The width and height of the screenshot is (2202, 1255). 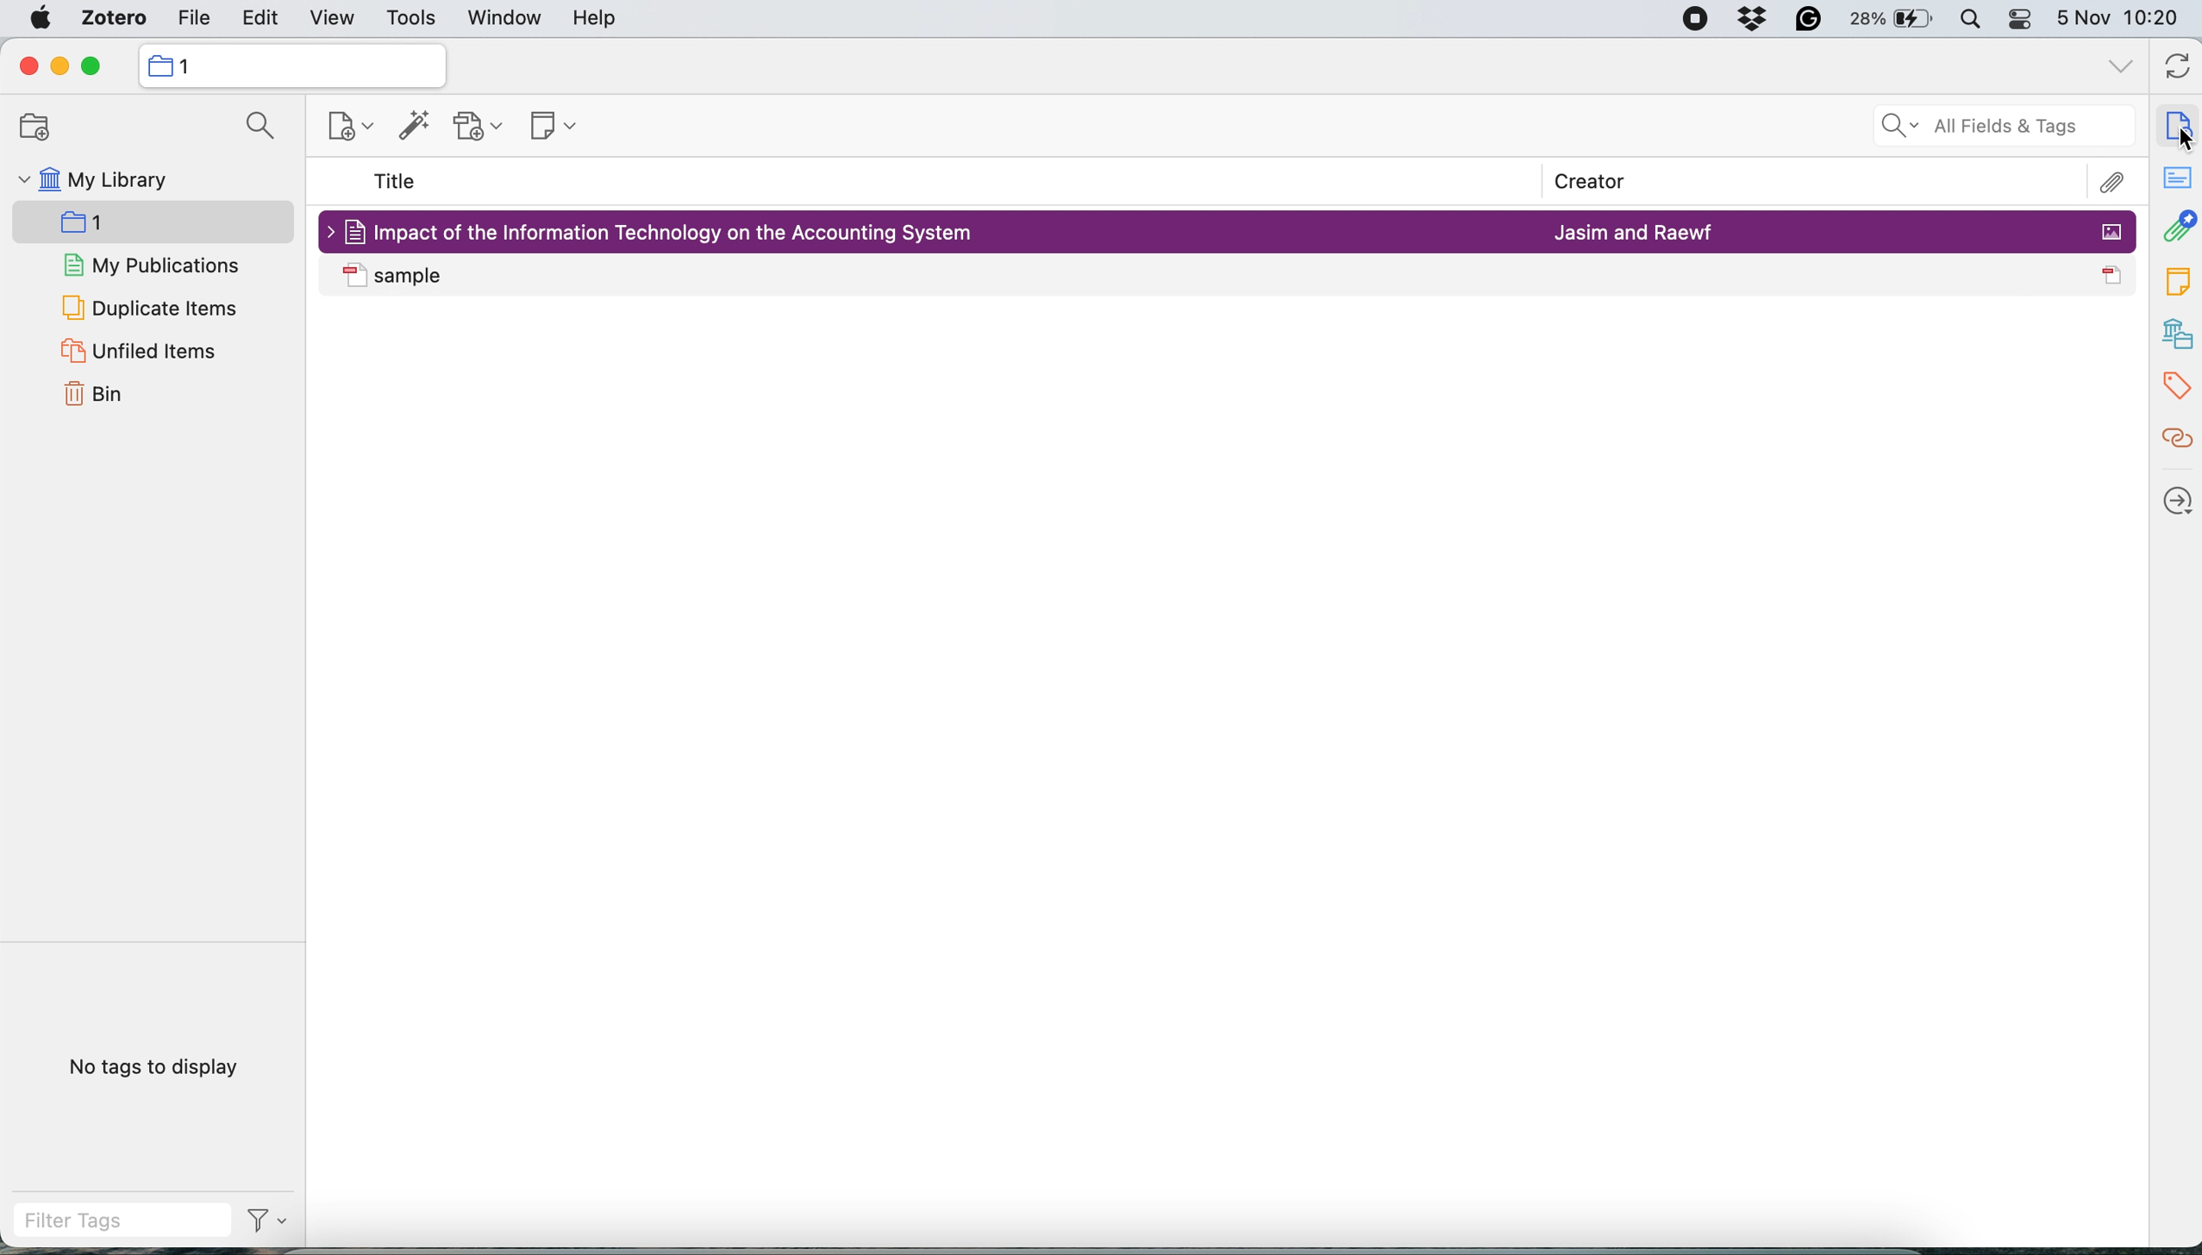 What do you see at coordinates (353, 232) in the screenshot?
I see `icon` at bounding box center [353, 232].